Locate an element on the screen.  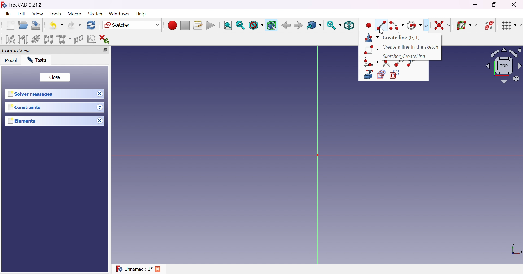
Restore down is located at coordinates (495, 5).